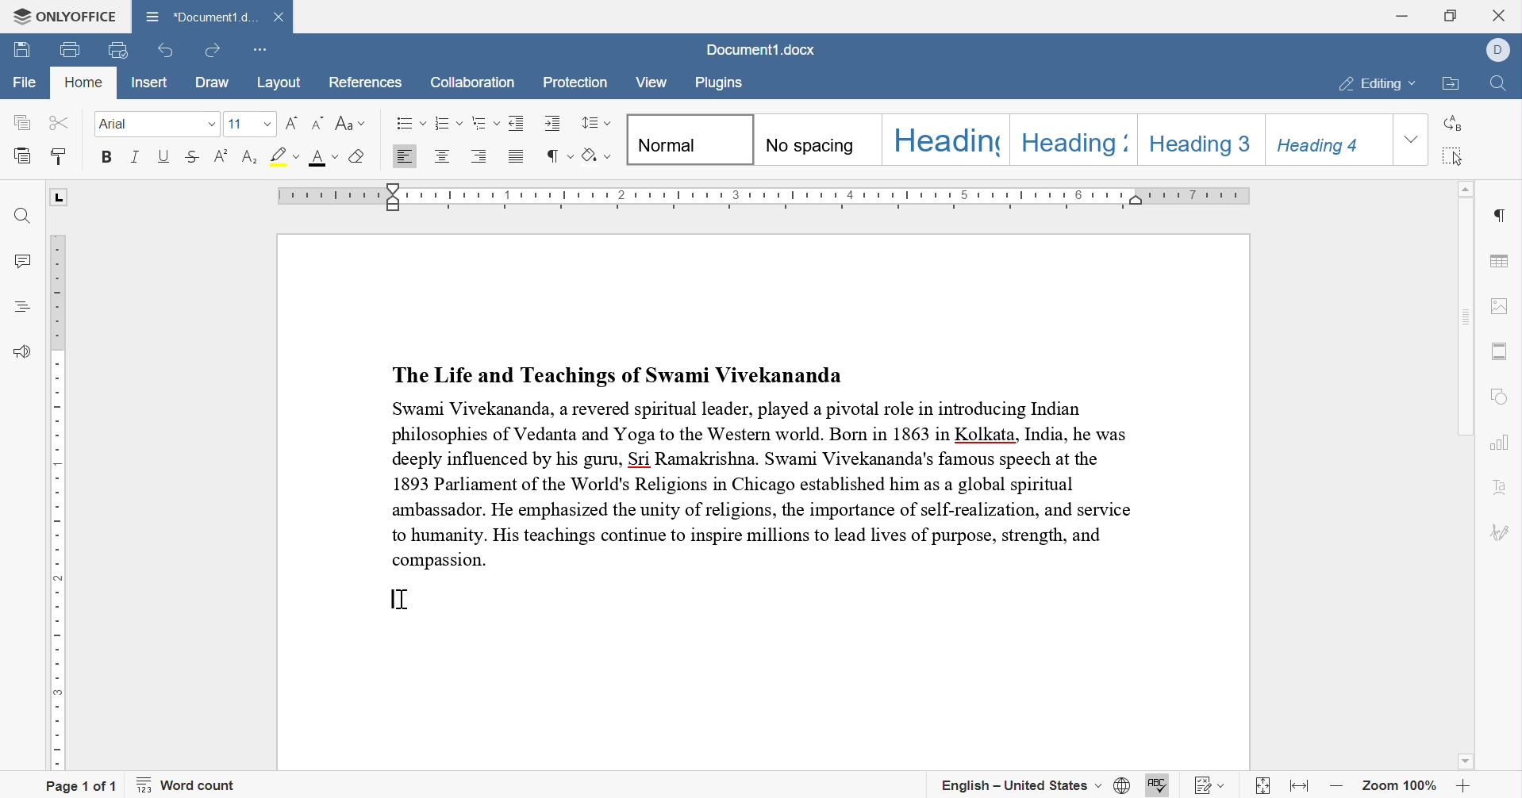 The height and width of the screenshot is (798, 1522). I want to click on file, so click(25, 82).